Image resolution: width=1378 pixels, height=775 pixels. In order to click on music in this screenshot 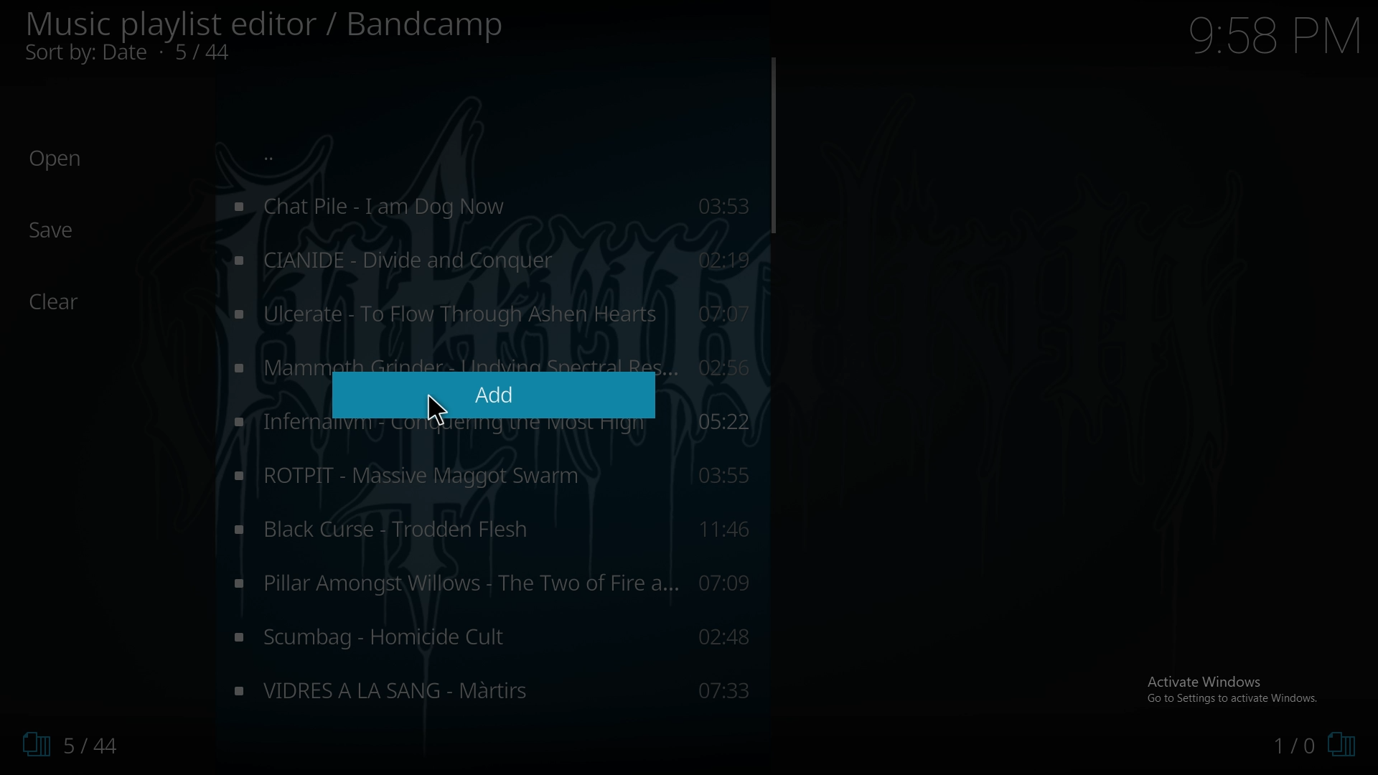, I will do `click(493, 314)`.